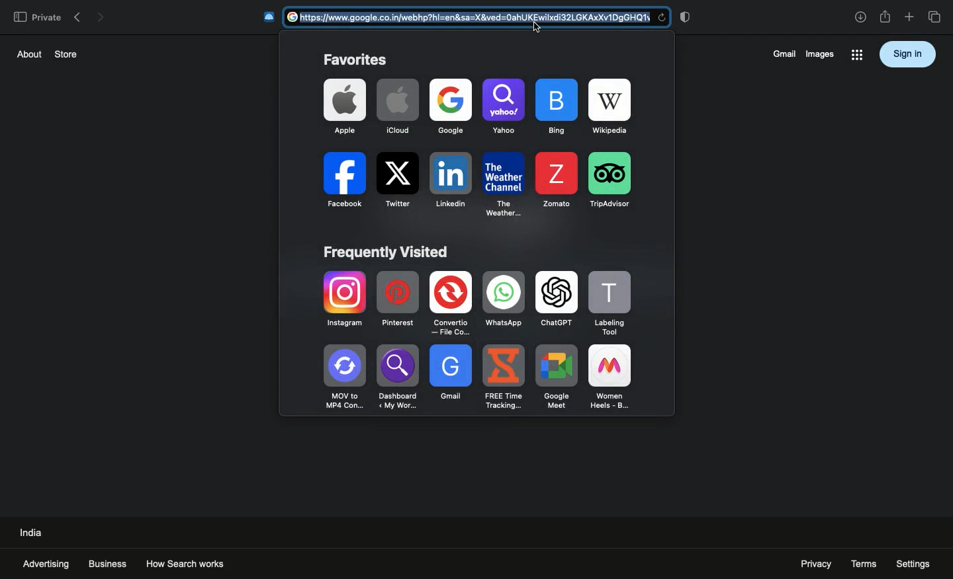 This screenshot has width=953, height=579. I want to click on settings, so click(914, 563).